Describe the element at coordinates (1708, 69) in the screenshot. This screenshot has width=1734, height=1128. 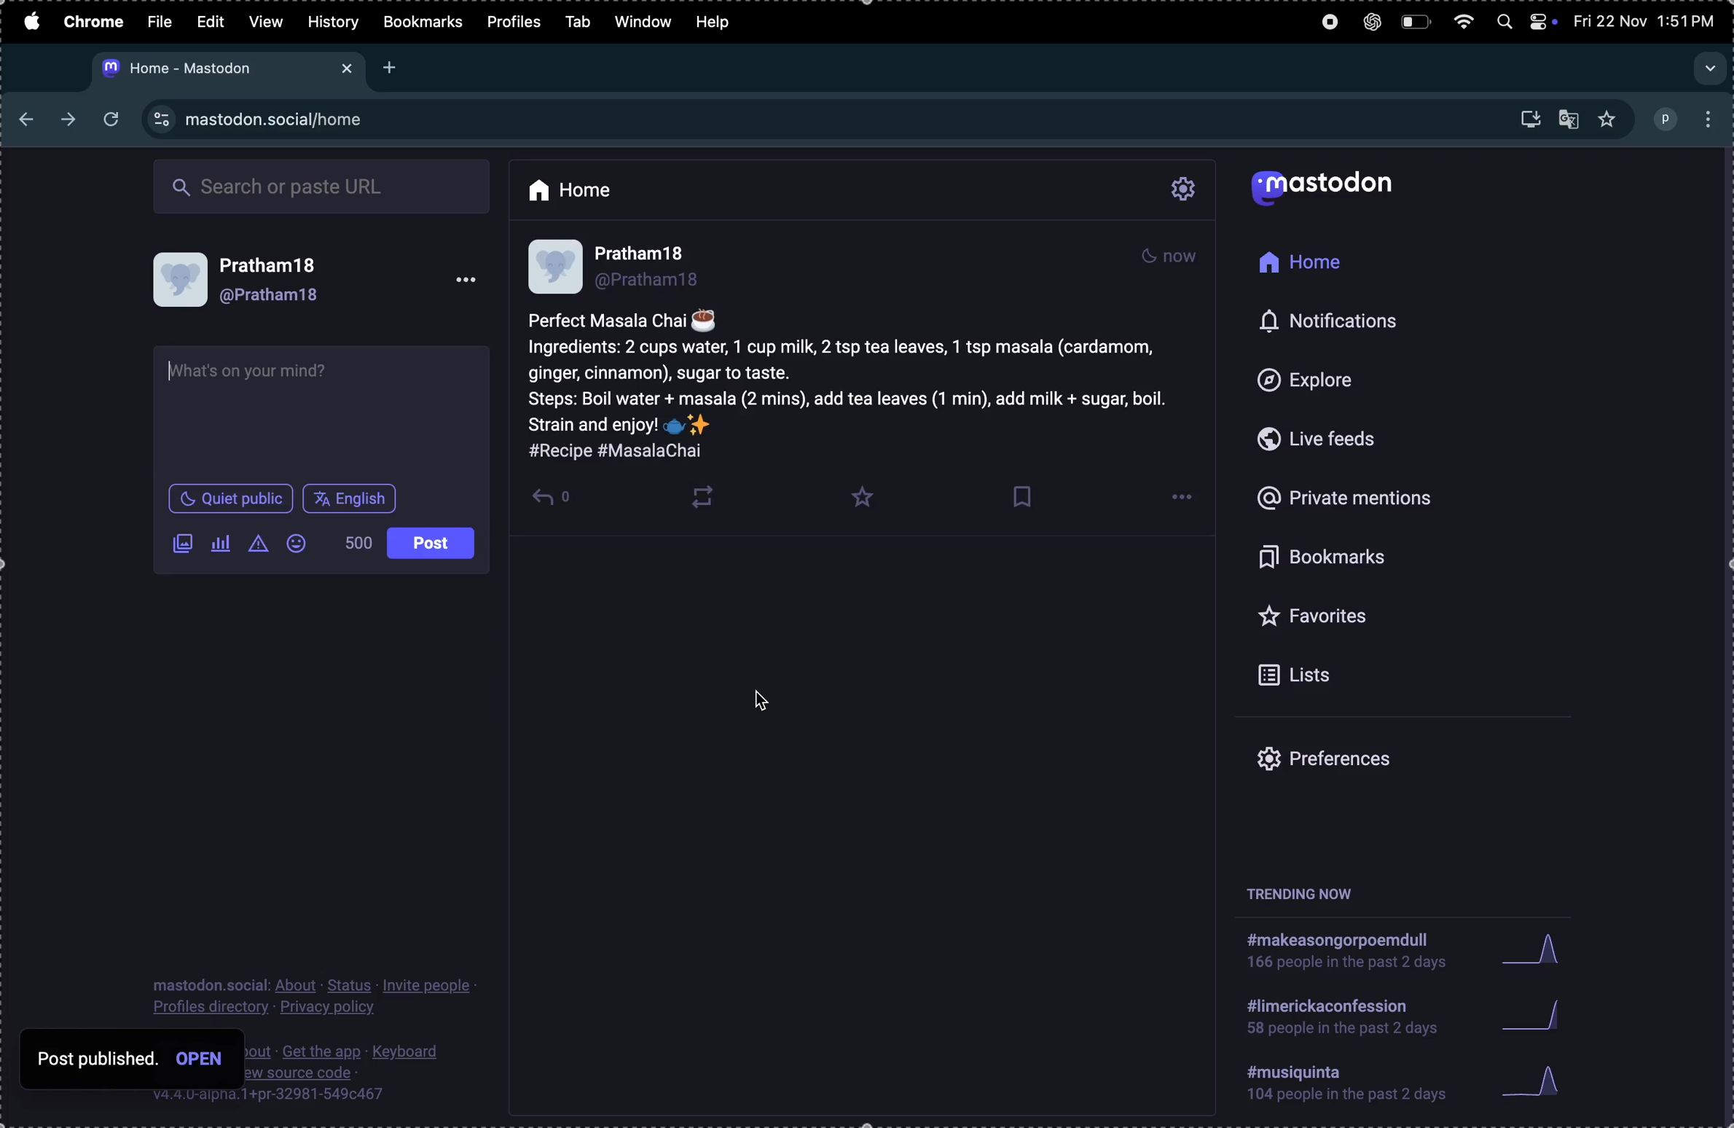
I see `search tab` at that location.